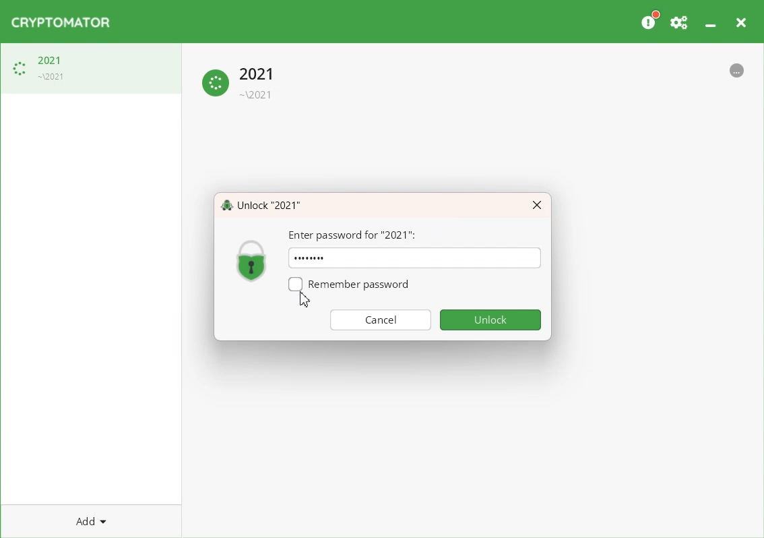  What do you see at coordinates (306, 299) in the screenshot?
I see `Cursor` at bounding box center [306, 299].